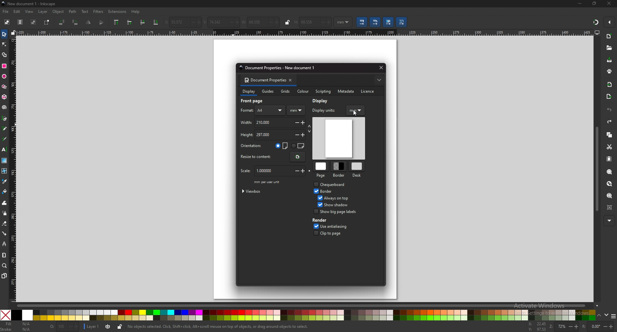  What do you see at coordinates (286, 91) in the screenshot?
I see `grids` at bounding box center [286, 91].